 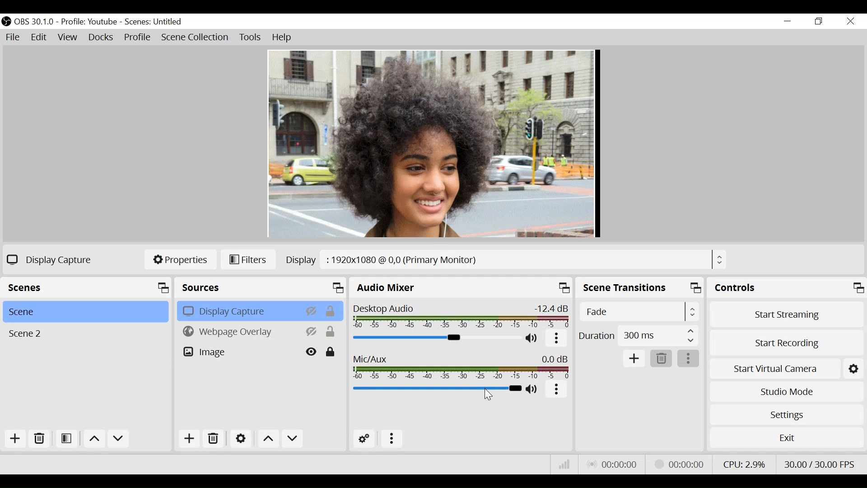 What do you see at coordinates (850, 22) in the screenshot?
I see `Close` at bounding box center [850, 22].